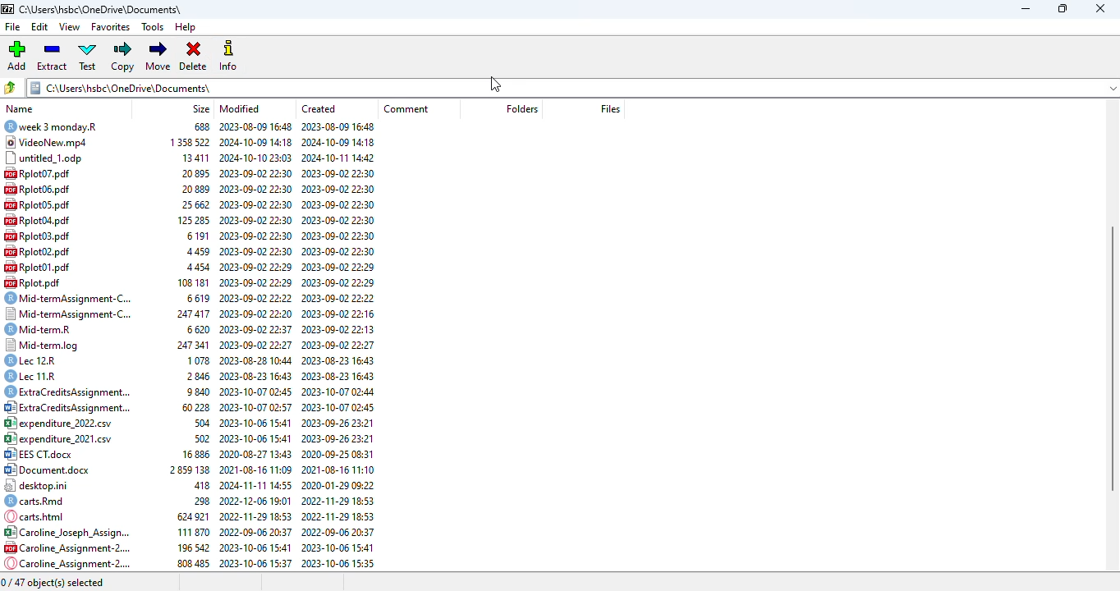 The width and height of the screenshot is (1120, 591). Describe the element at coordinates (35, 518) in the screenshot. I see `carts.html` at that location.